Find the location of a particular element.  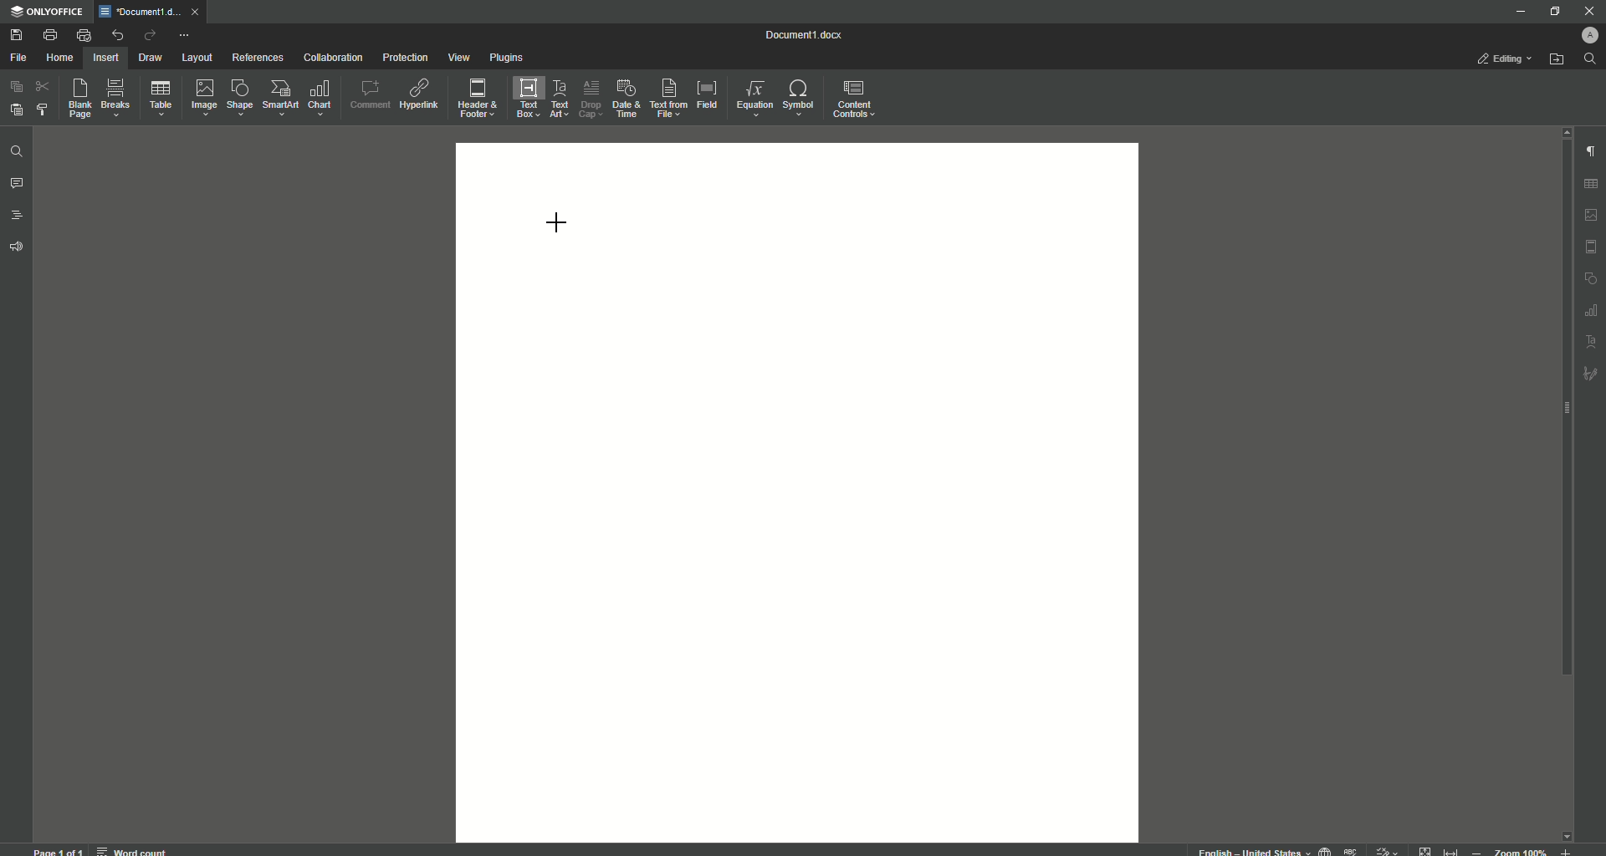

Redo is located at coordinates (149, 37).